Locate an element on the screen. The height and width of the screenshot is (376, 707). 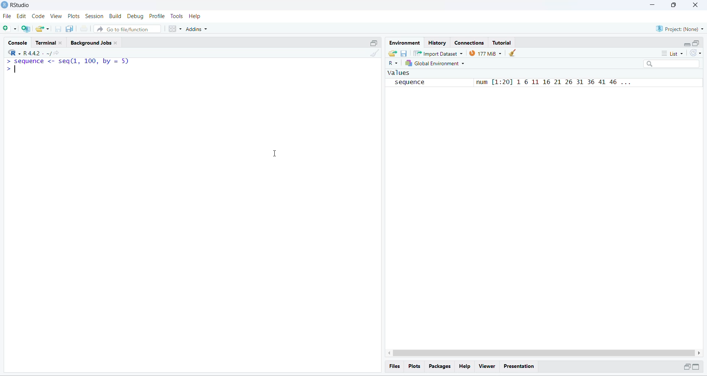
edit is located at coordinates (21, 16).